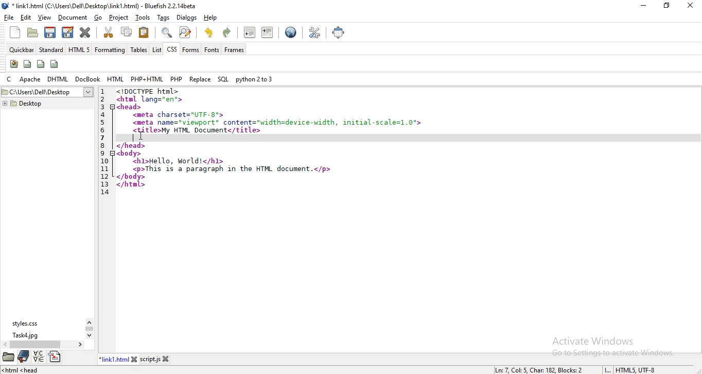 Image resolution: width=702 pixels, height=374 pixels. Describe the element at coordinates (156, 49) in the screenshot. I see `list` at that location.